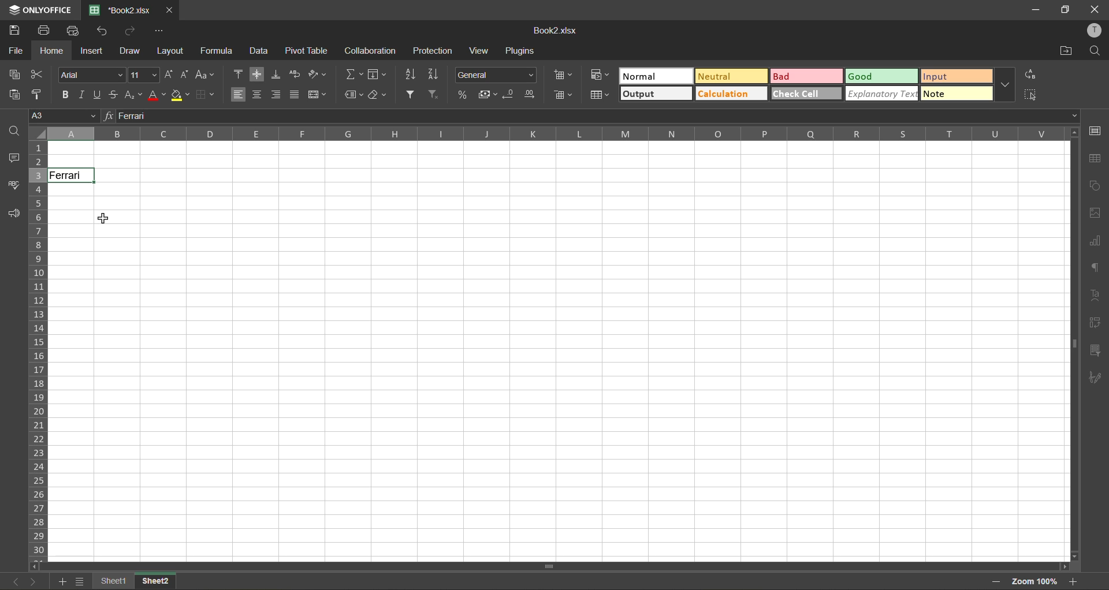 This screenshot has width=1109, height=590. I want to click on find, so click(1095, 51).